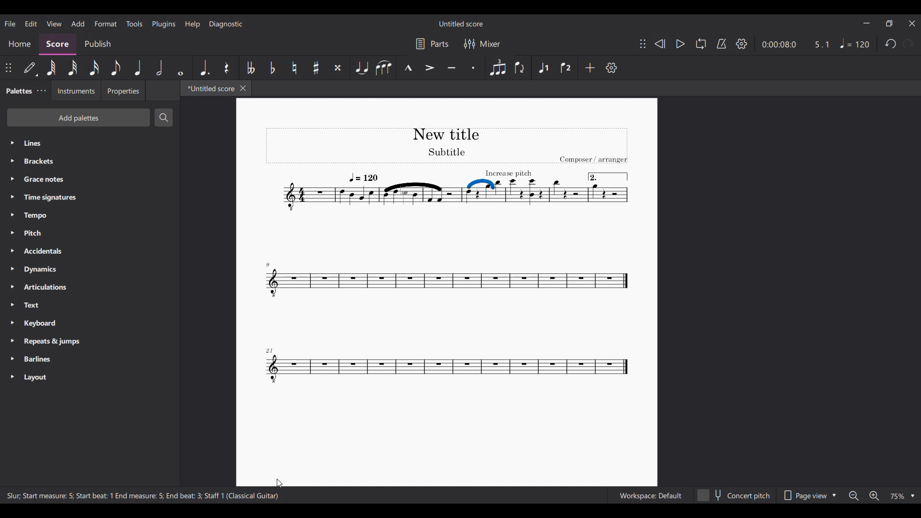 The width and height of the screenshot is (921, 518). I want to click on Show in smaller tab, so click(889, 24).